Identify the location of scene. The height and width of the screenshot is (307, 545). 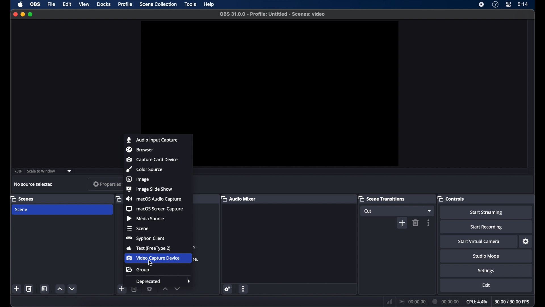
(138, 228).